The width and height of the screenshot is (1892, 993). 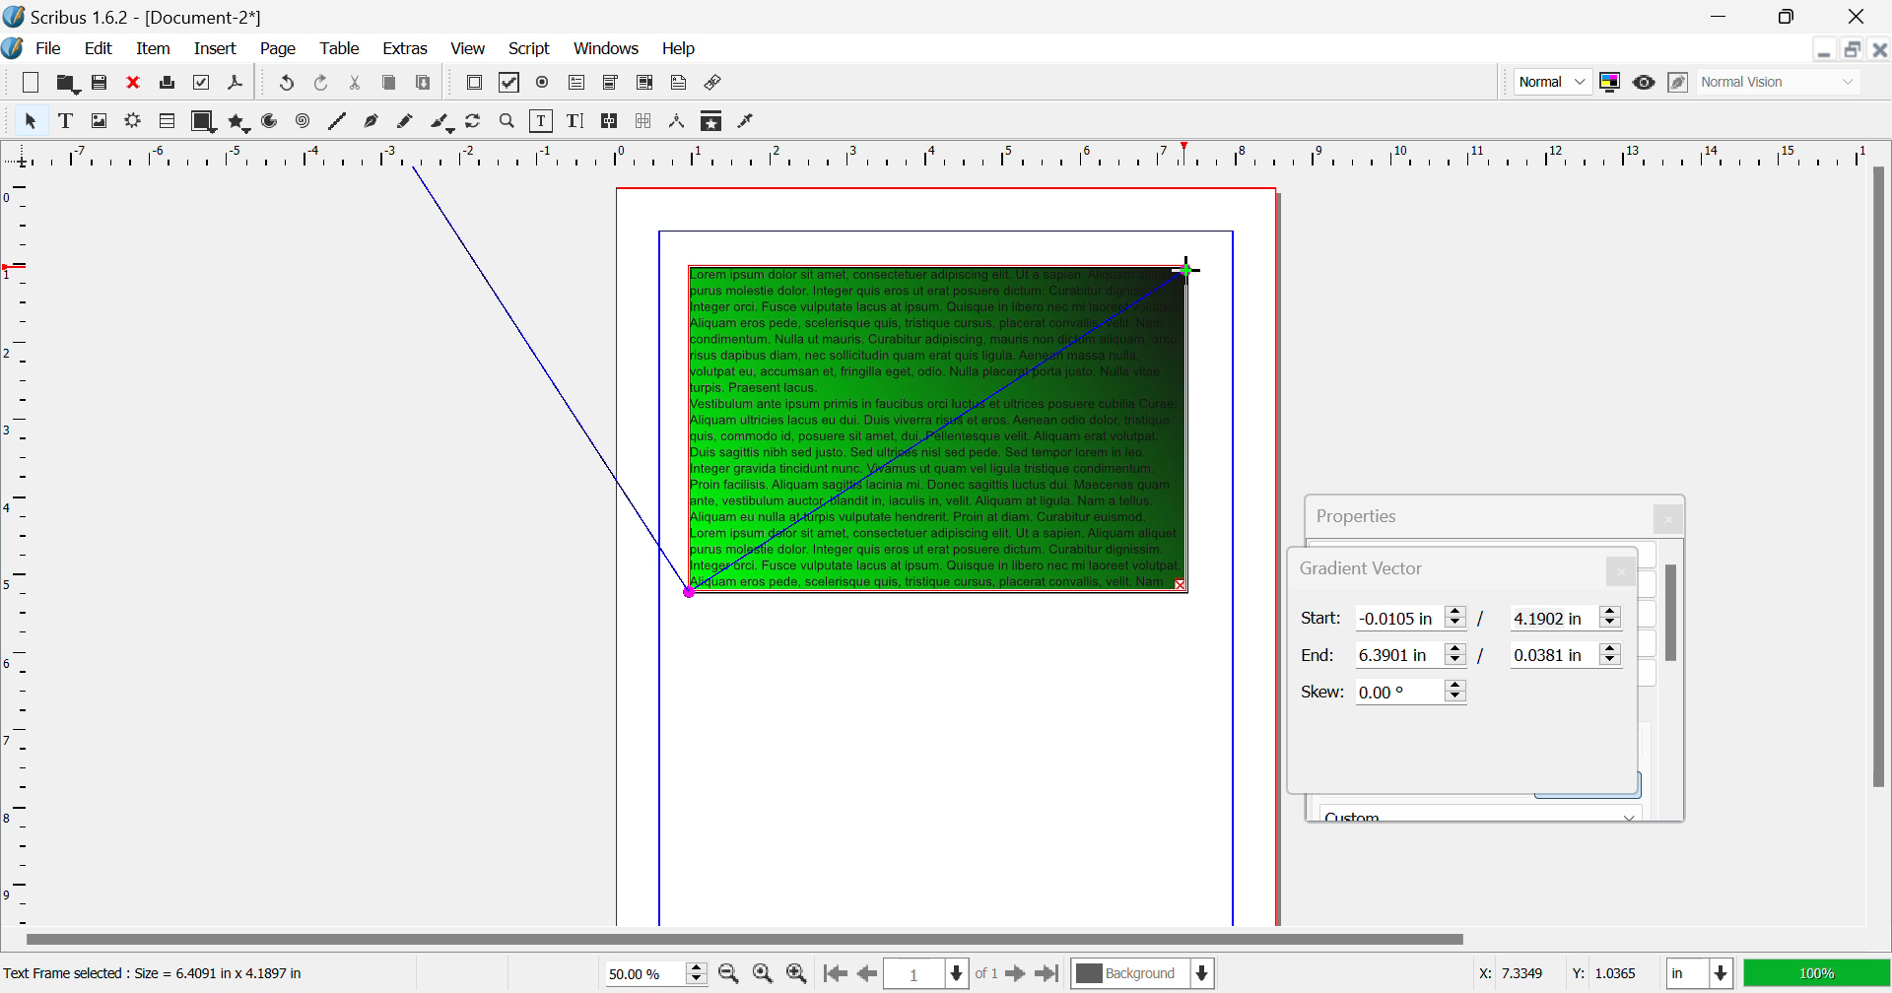 What do you see at coordinates (679, 123) in the screenshot?
I see `Measurements` at bounding box center [679, 123].